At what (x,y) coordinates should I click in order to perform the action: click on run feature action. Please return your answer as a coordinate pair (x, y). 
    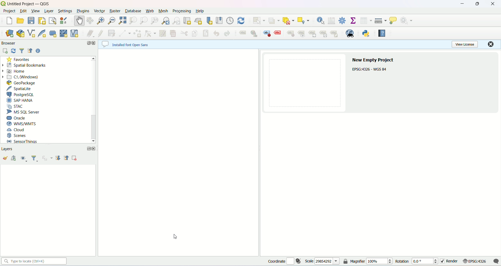
    Looking at the image, I should click on (406, 20).